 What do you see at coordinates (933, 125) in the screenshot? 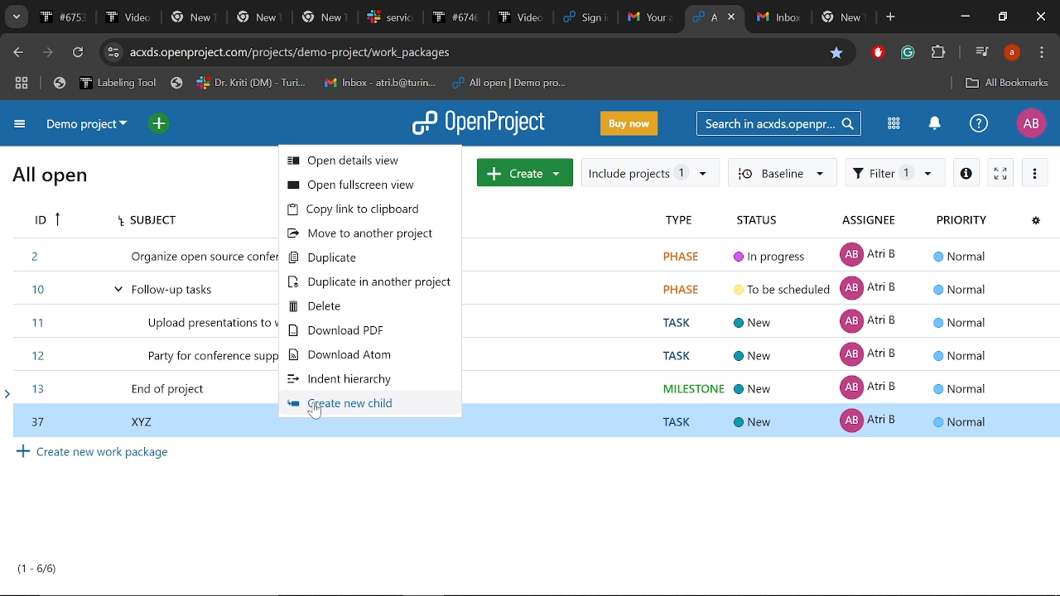
I see `Notification` at bounding box center [933, 125].